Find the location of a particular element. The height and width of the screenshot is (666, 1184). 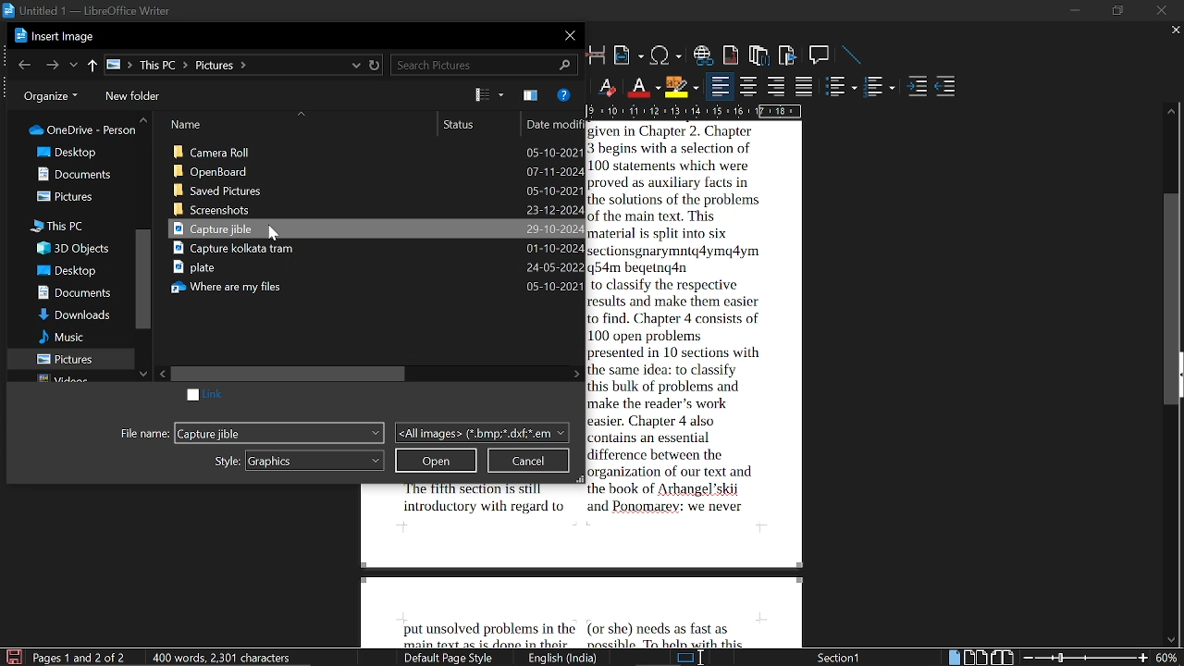

justified is located at coordinates (805, 87).